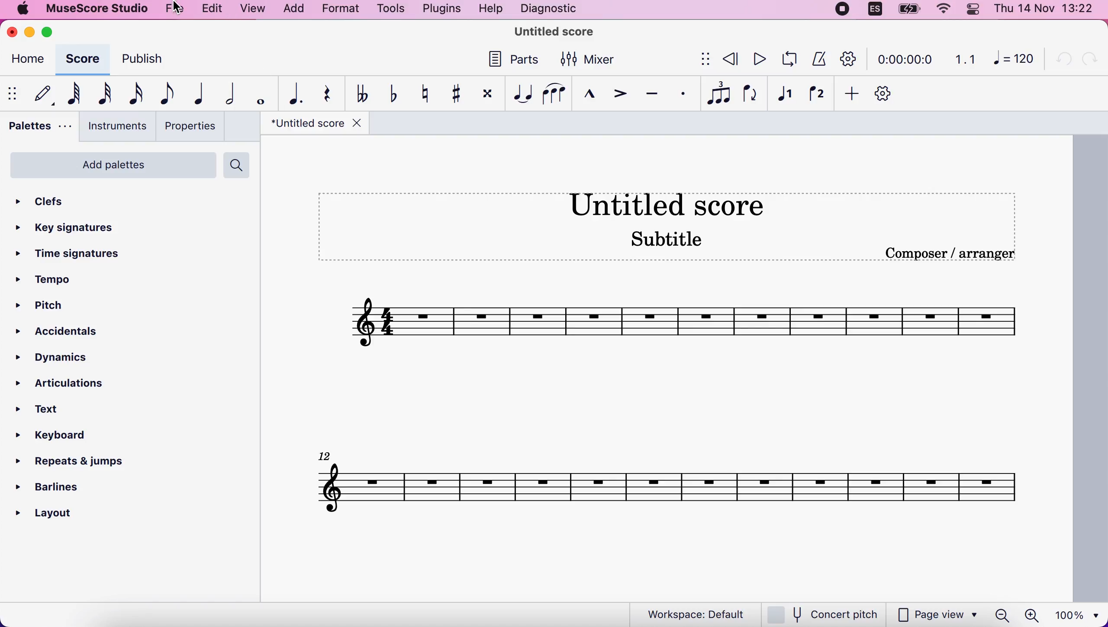 This screenshot has width=1108, height=627. Describe the element at coordinates (787, 60) in the screenshot. I see `playback loop` at that location.